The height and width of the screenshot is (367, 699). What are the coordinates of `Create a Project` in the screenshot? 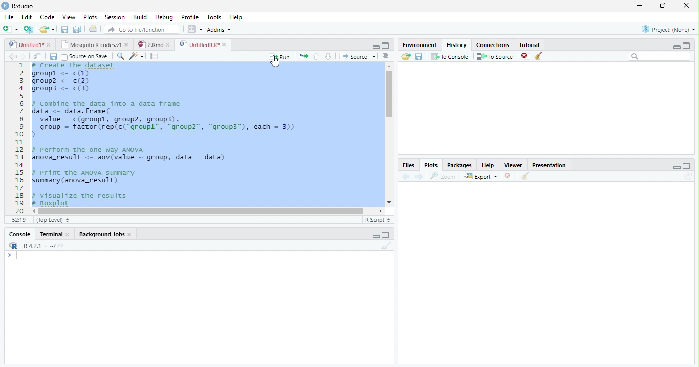 It's located at (29, 29).